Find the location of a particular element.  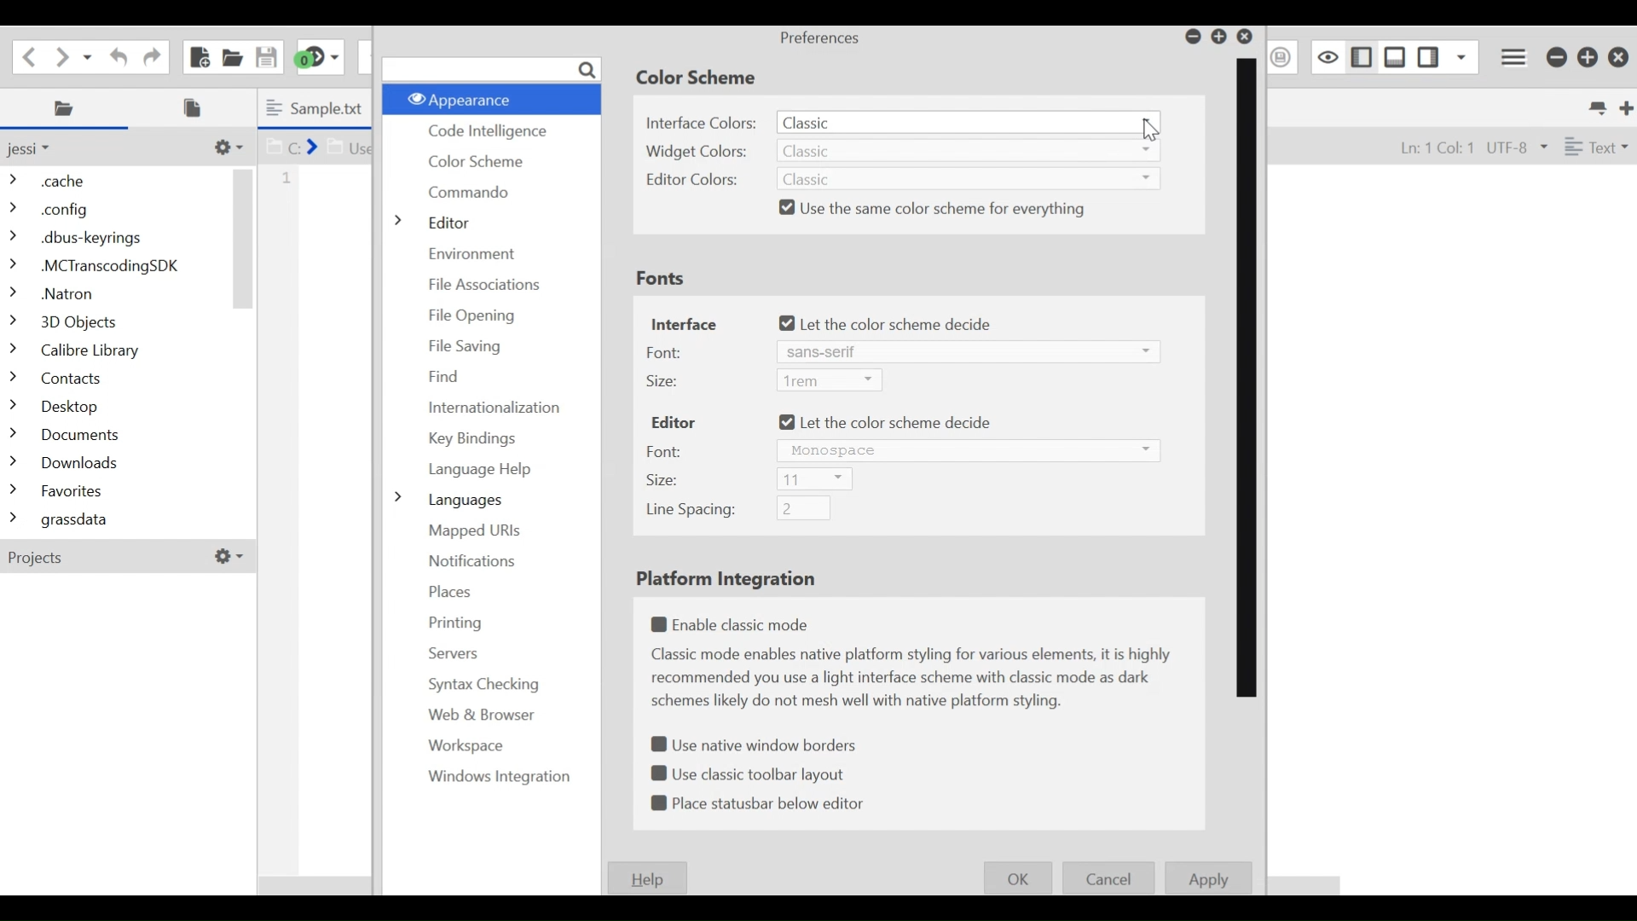

Appearance is located at coordinates (489, 98).